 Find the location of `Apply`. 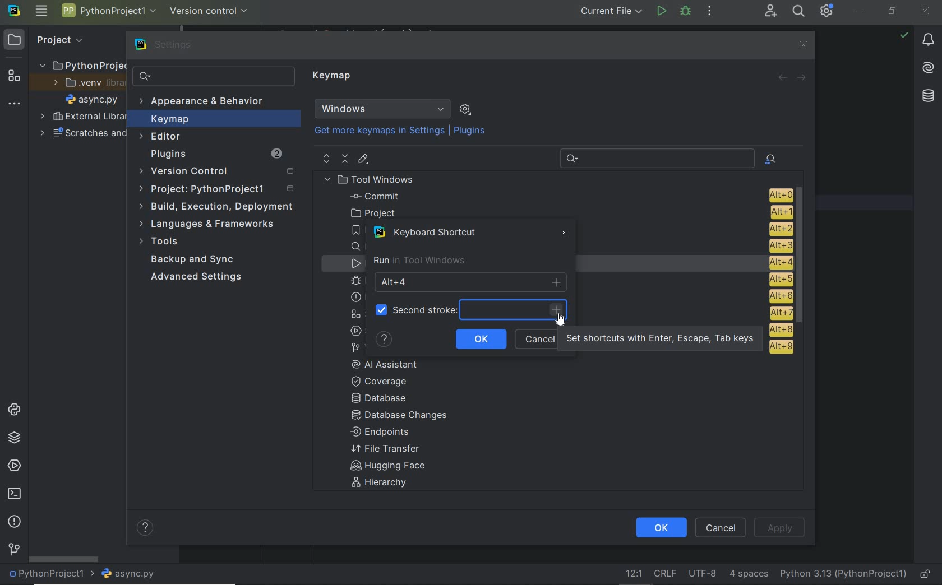

Apply is located at coordinates (779, 527).